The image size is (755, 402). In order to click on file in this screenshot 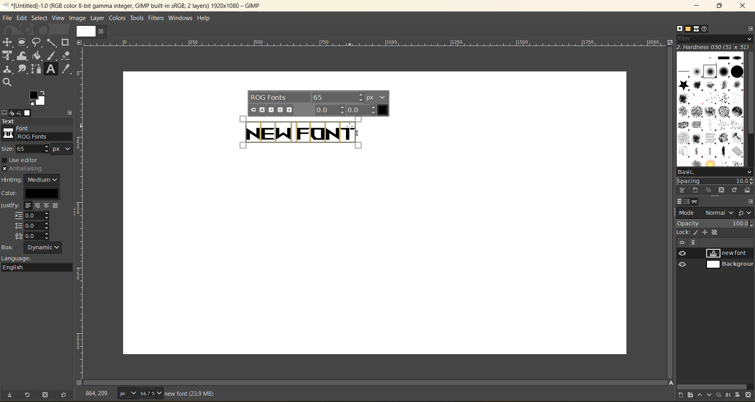, I will do `click(9, 16)`.